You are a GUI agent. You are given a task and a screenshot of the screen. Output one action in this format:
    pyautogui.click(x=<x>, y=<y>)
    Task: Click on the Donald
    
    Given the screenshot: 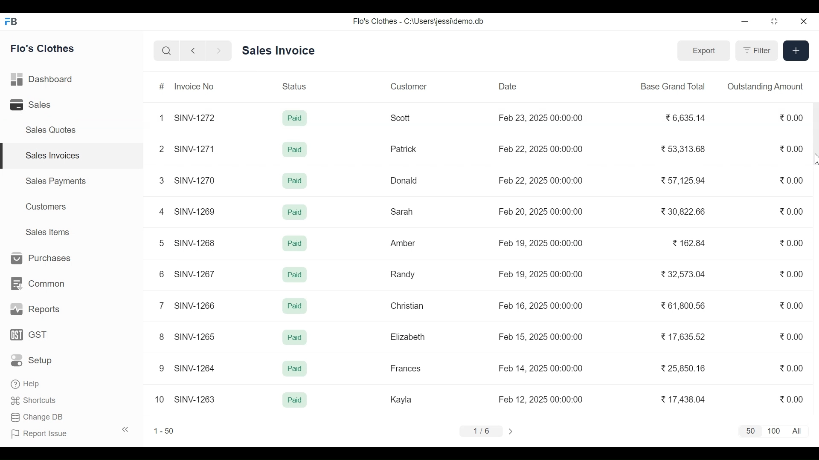 What is the action you would take?
    pyautogui.click(x=405, y=181)
    